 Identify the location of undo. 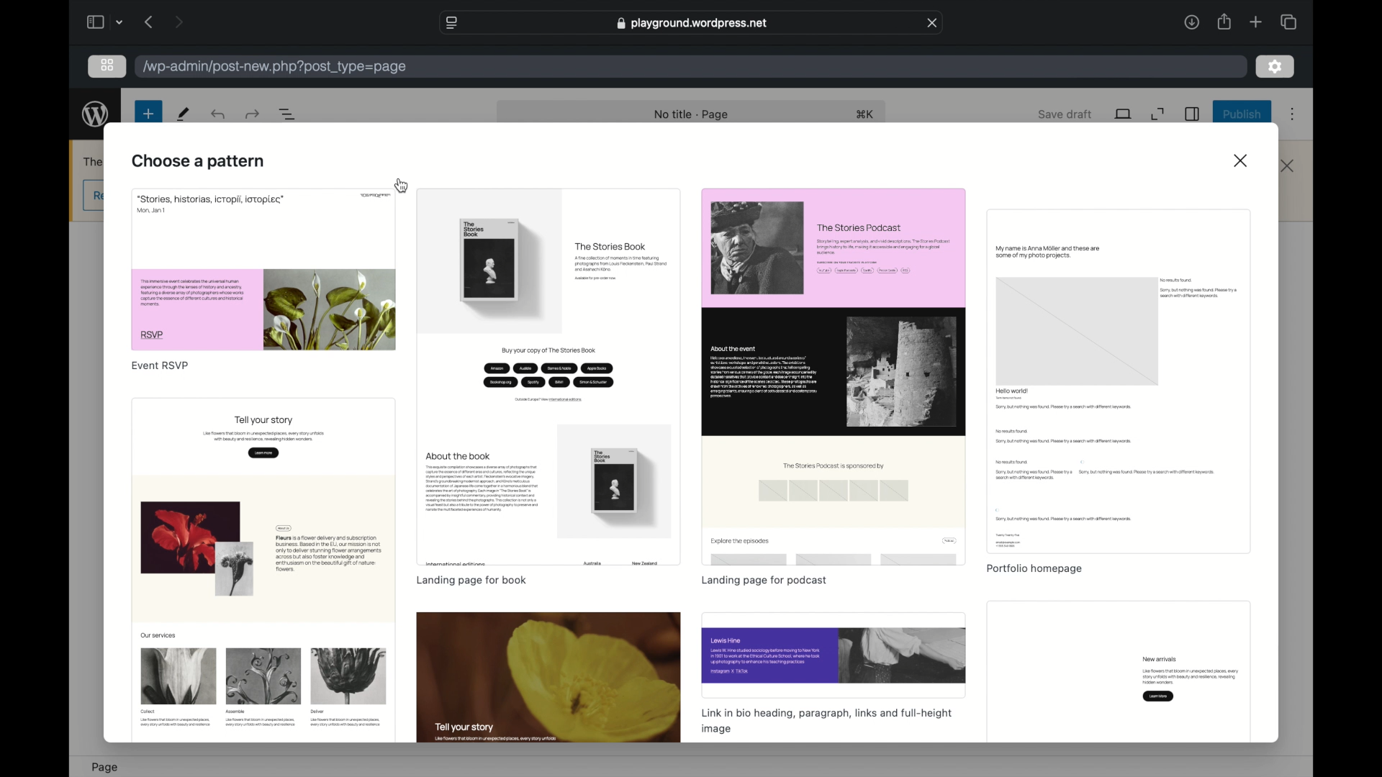
(254, 114).